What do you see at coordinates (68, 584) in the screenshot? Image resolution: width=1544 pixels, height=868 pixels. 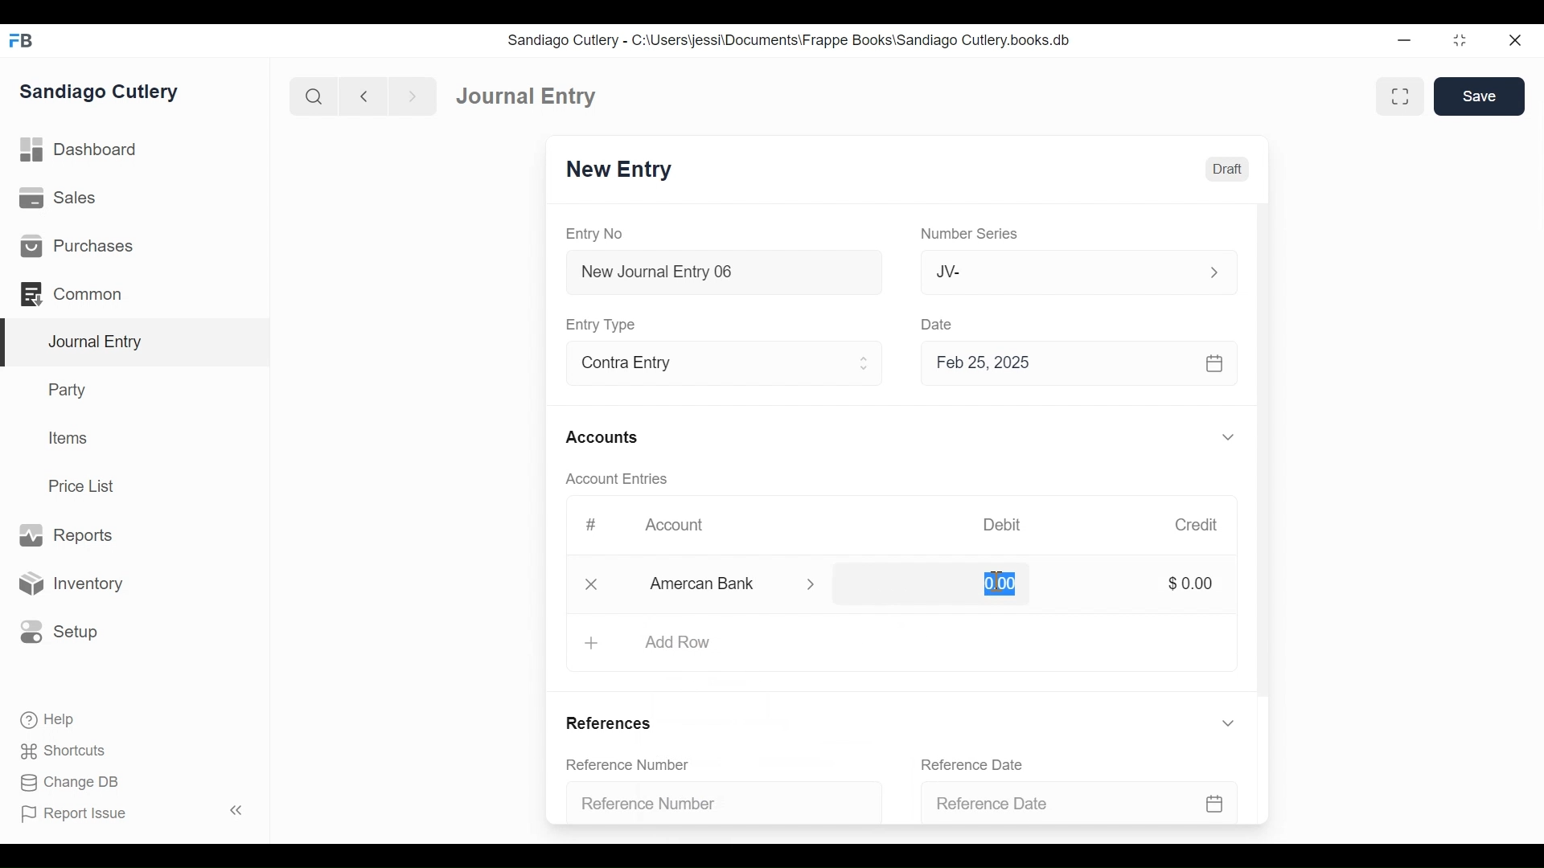 I see `Inventory` at bounding box center [68, 584].